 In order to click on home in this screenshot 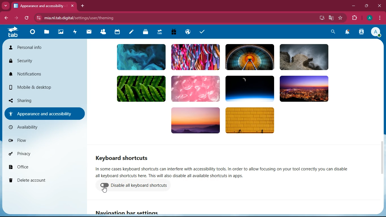, I will do `click(32, 34)`.